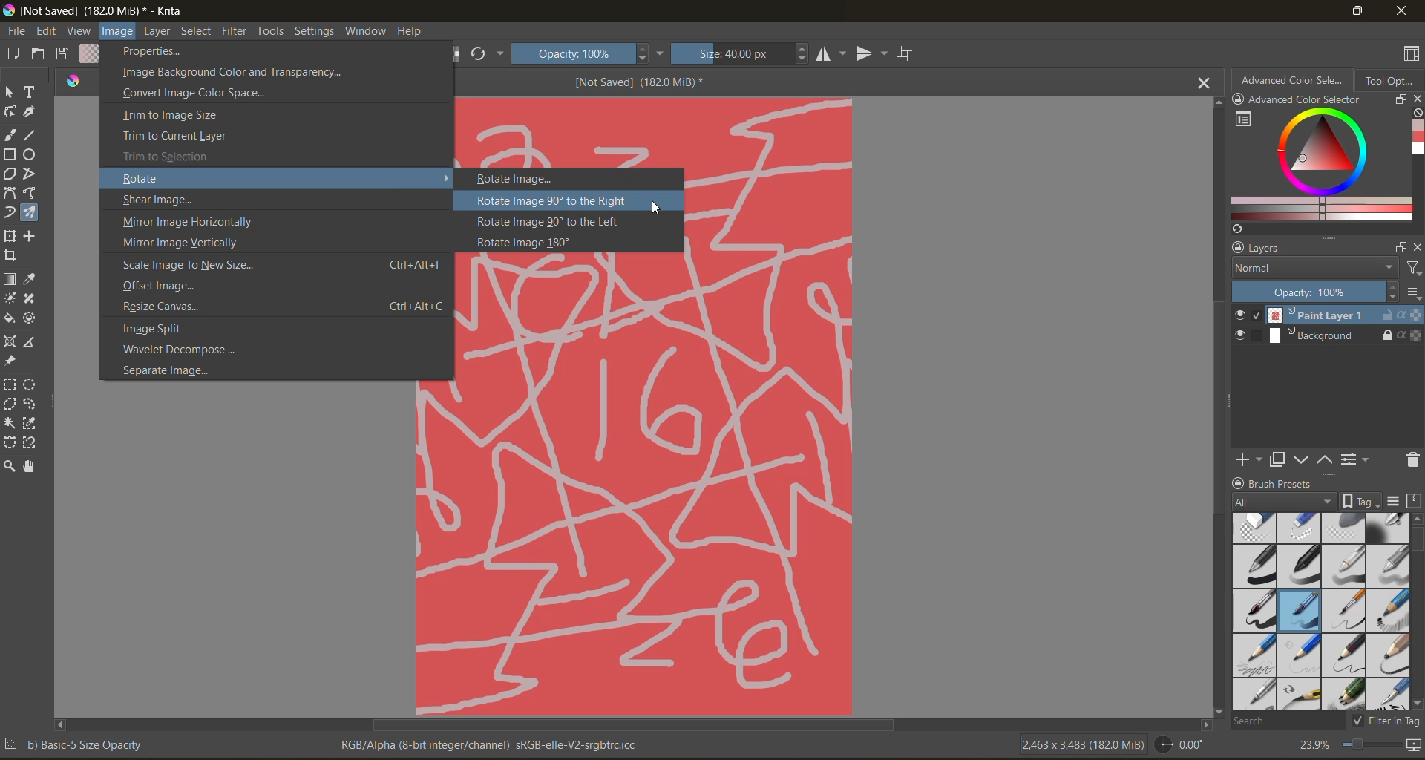 Image resolution: width=1425 pixels, height=760 pixels. I want to click on Brush Presets, so click(1288, 483).